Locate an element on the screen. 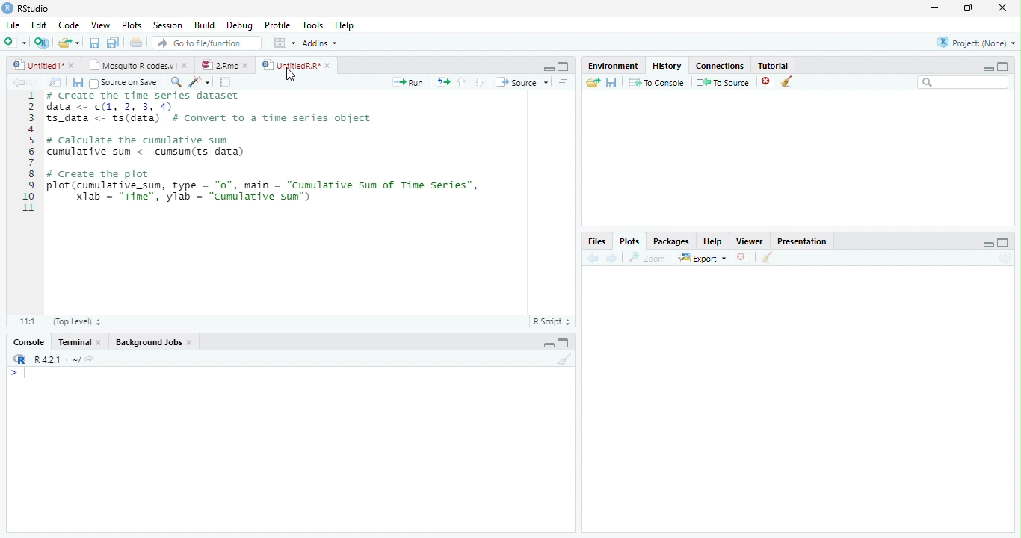  Clear Console is located at coordinates (767, 259).